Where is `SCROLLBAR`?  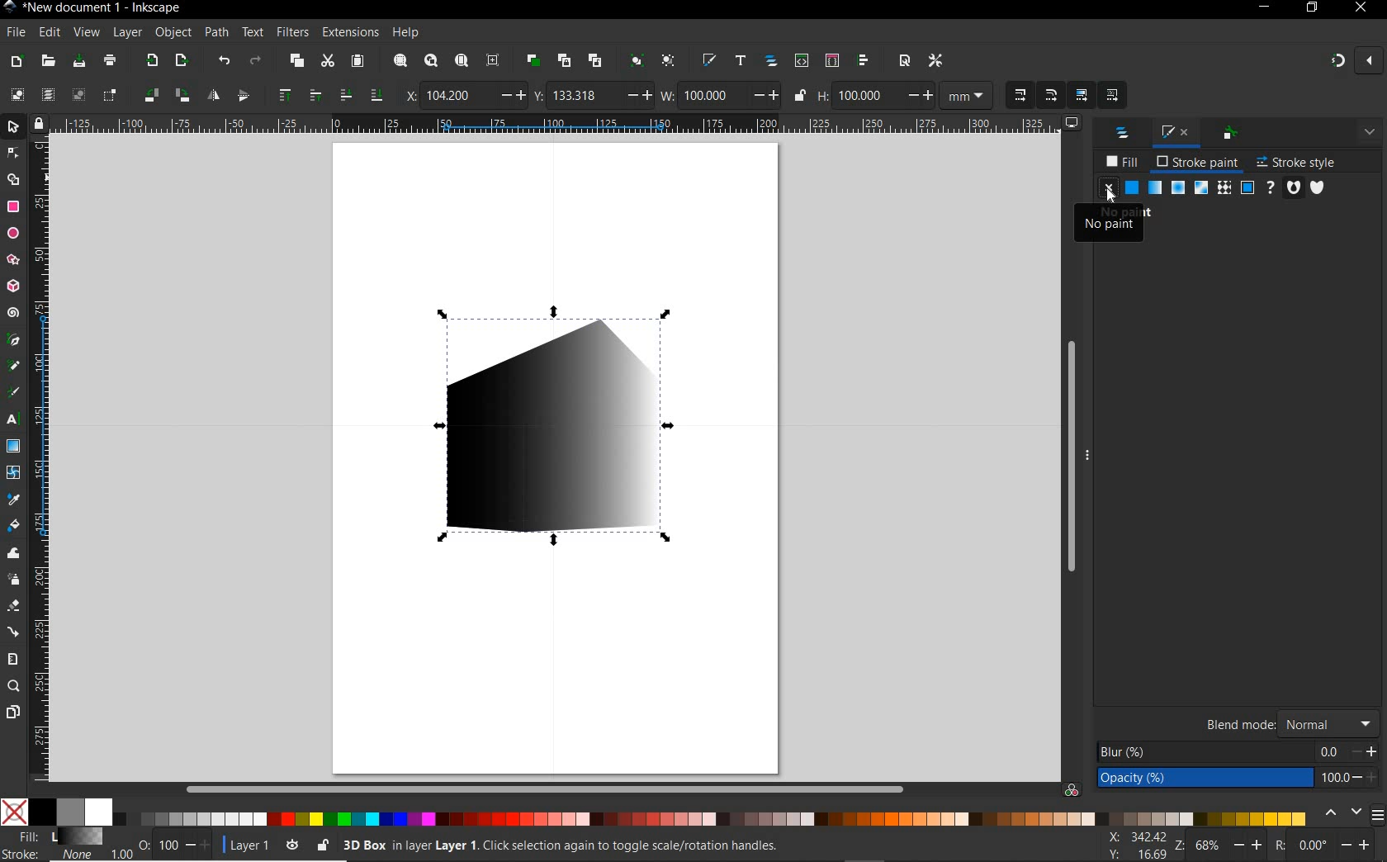 SCROLLBAR is located at coordinates (1067, 457).